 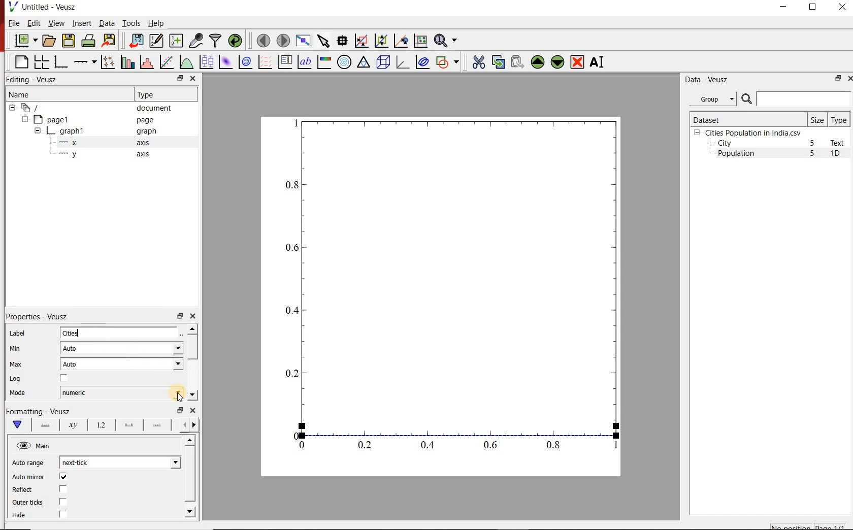 I want to click on Name, so click(x=57, y=94).